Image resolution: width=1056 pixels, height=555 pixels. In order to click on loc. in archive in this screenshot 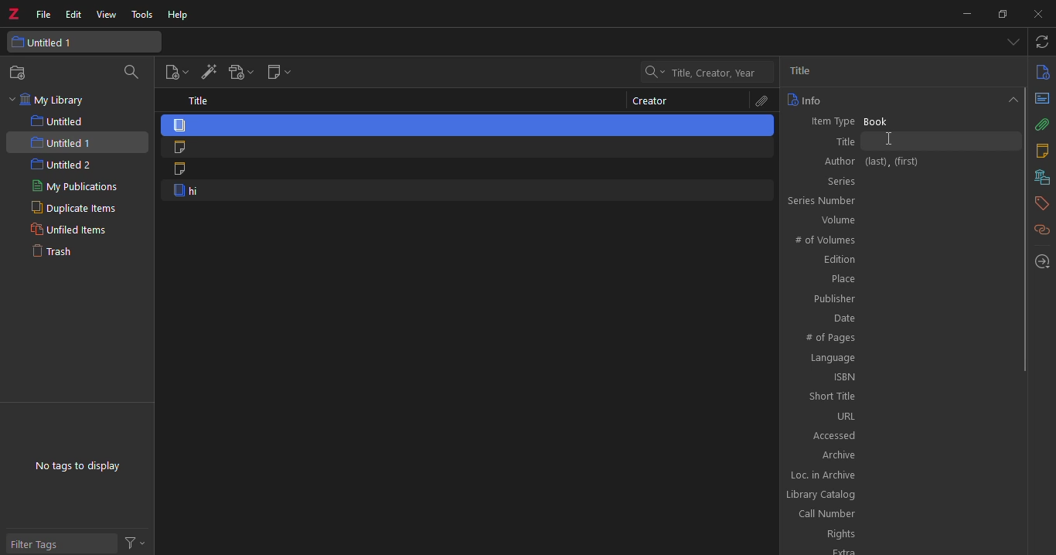, I will do `click(901, 475)`.